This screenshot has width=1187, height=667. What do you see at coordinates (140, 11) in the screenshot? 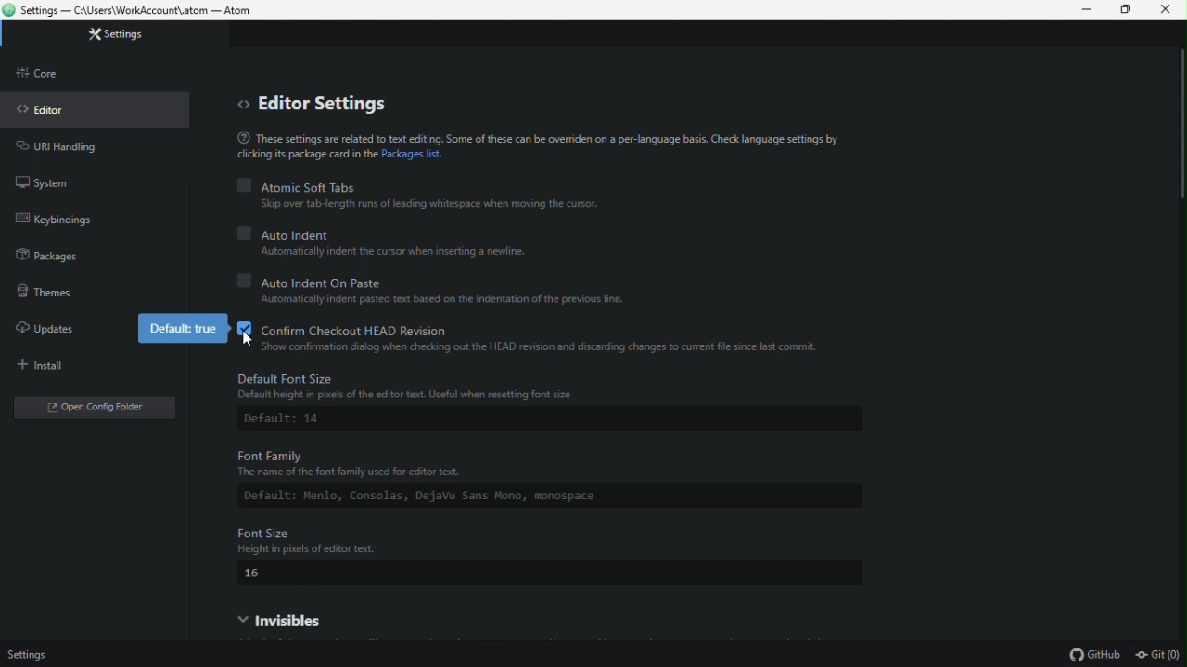
I see ` Settings — C:\Users\WorkAccount\.atom — Atom` at bounding box center [140, 11].